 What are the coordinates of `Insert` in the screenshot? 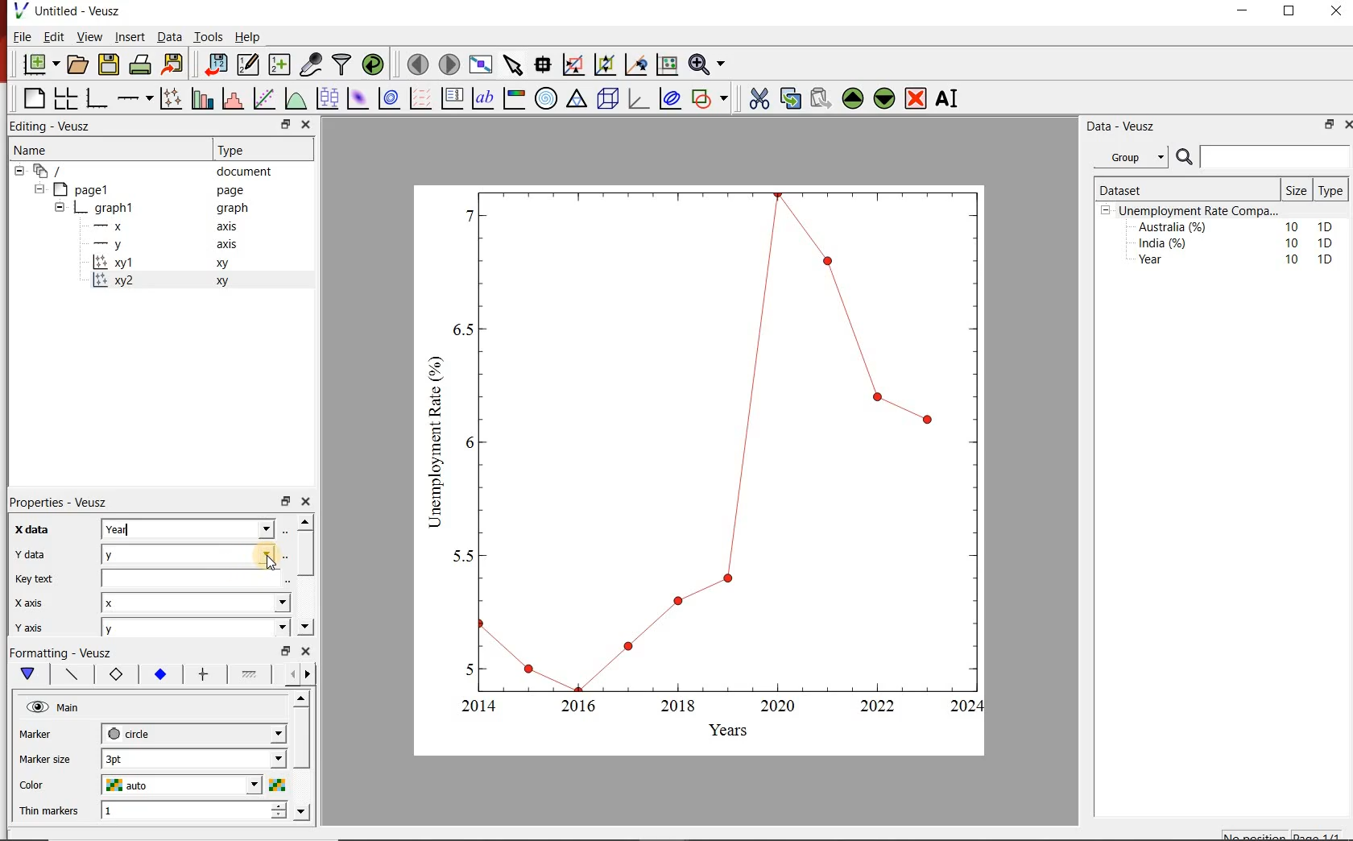 It's located at (129, 36).